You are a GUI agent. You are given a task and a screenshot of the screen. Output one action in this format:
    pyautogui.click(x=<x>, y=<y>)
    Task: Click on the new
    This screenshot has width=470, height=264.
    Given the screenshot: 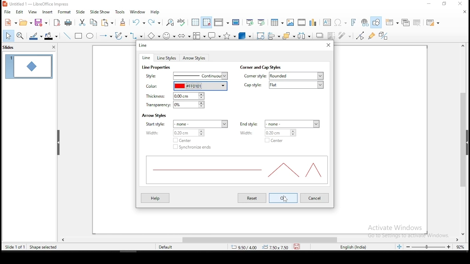 What is the action you would take?
    pyautogui.click(x=9, y=22)
    